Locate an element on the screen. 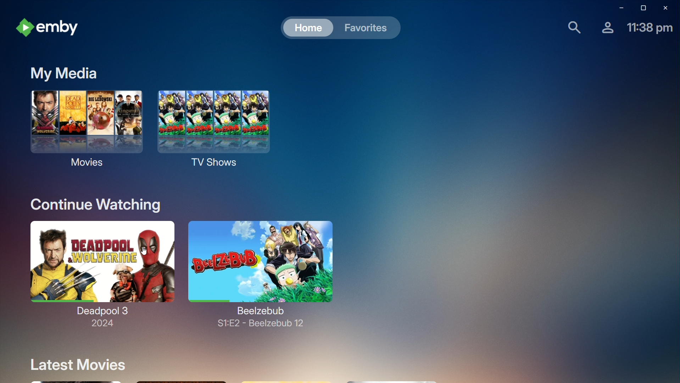 The image size is (680, 383). Close is located at coordinates (665, 8).